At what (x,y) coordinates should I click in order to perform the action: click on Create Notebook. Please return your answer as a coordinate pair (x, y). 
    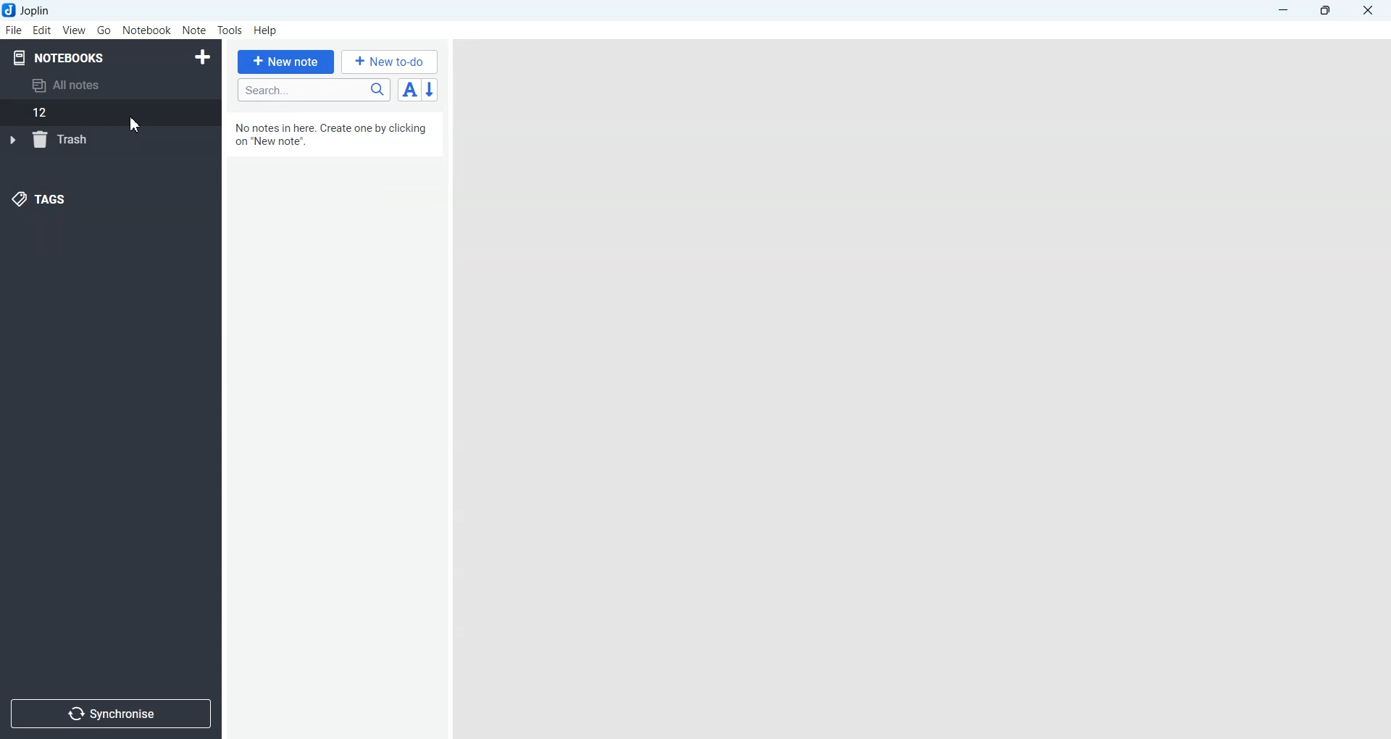
    Looking at the image, I should click on (204, 55).